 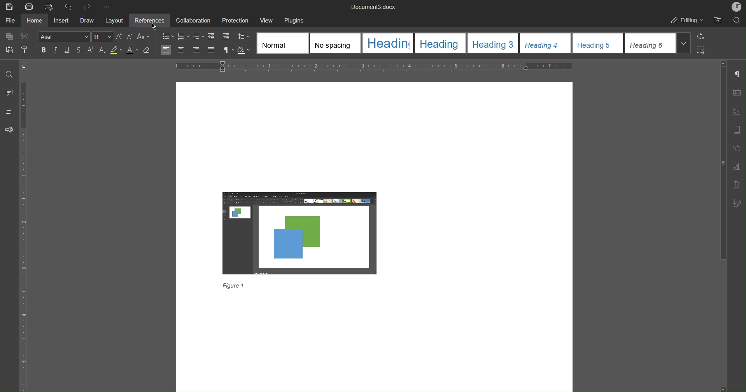 I want to click on References, so click(x=148, y=19).